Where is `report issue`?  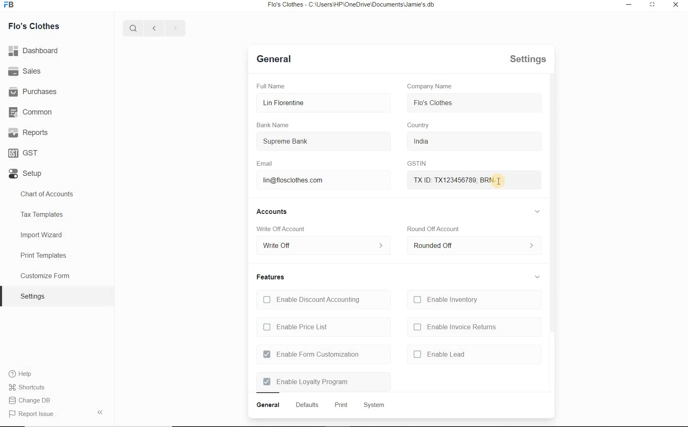
report issue is located at coordinates (35, 414).